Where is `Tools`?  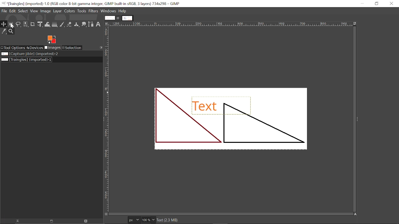 Tools is located at coordinates (82, 12).